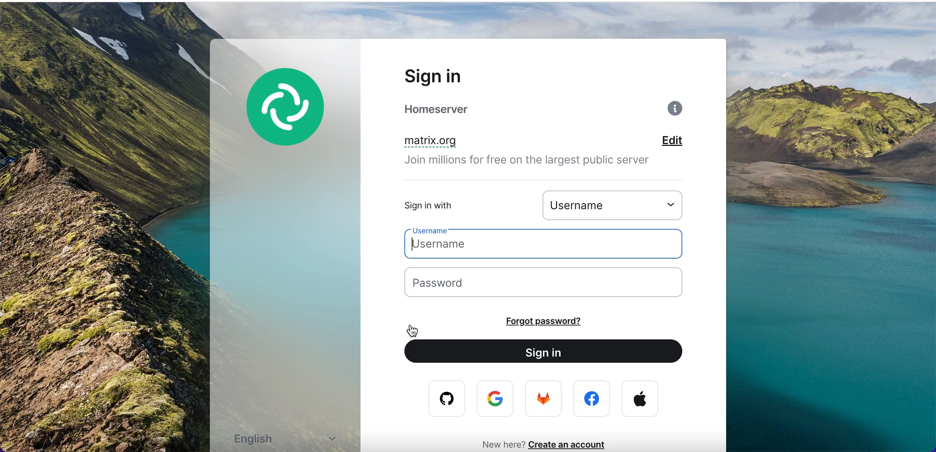  I want to click on google logo, so click(497, 399).